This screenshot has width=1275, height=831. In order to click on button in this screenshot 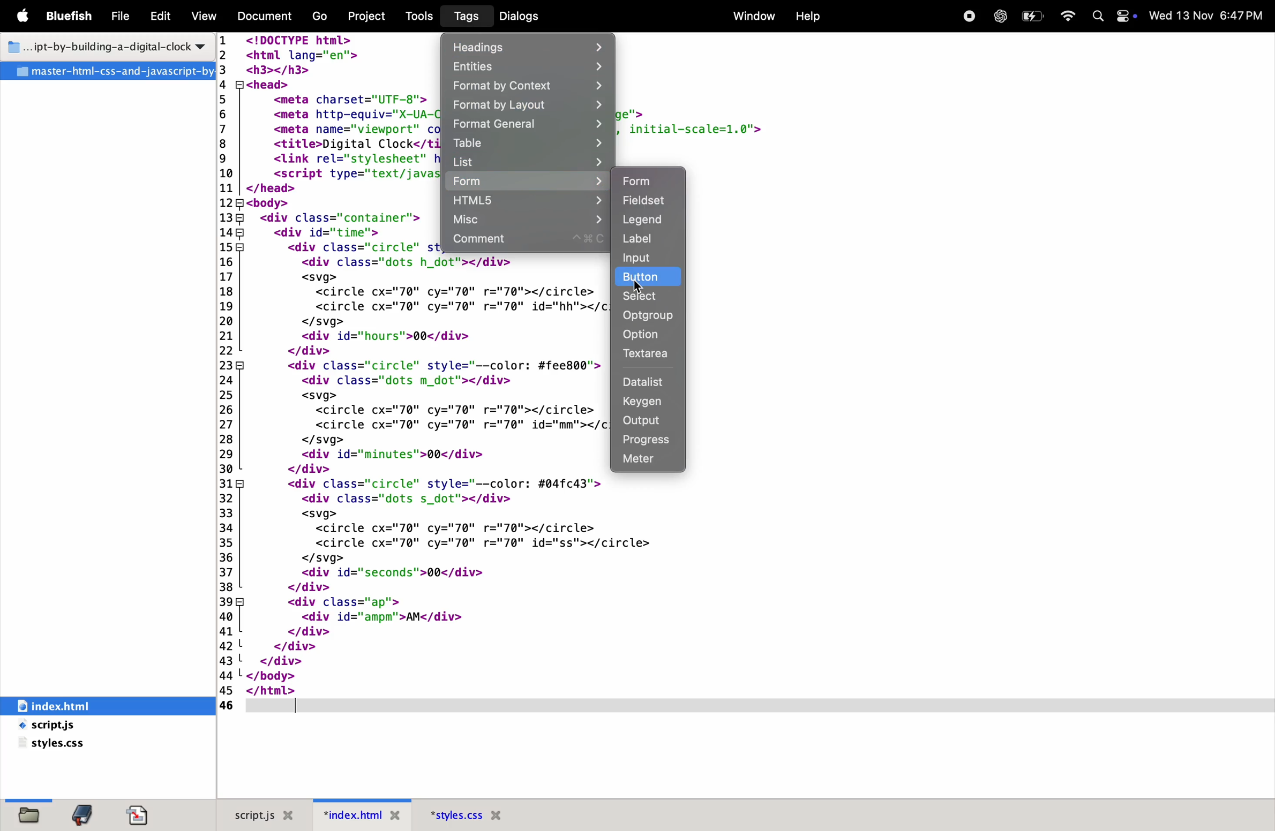, I will do `click(647, 277)`.